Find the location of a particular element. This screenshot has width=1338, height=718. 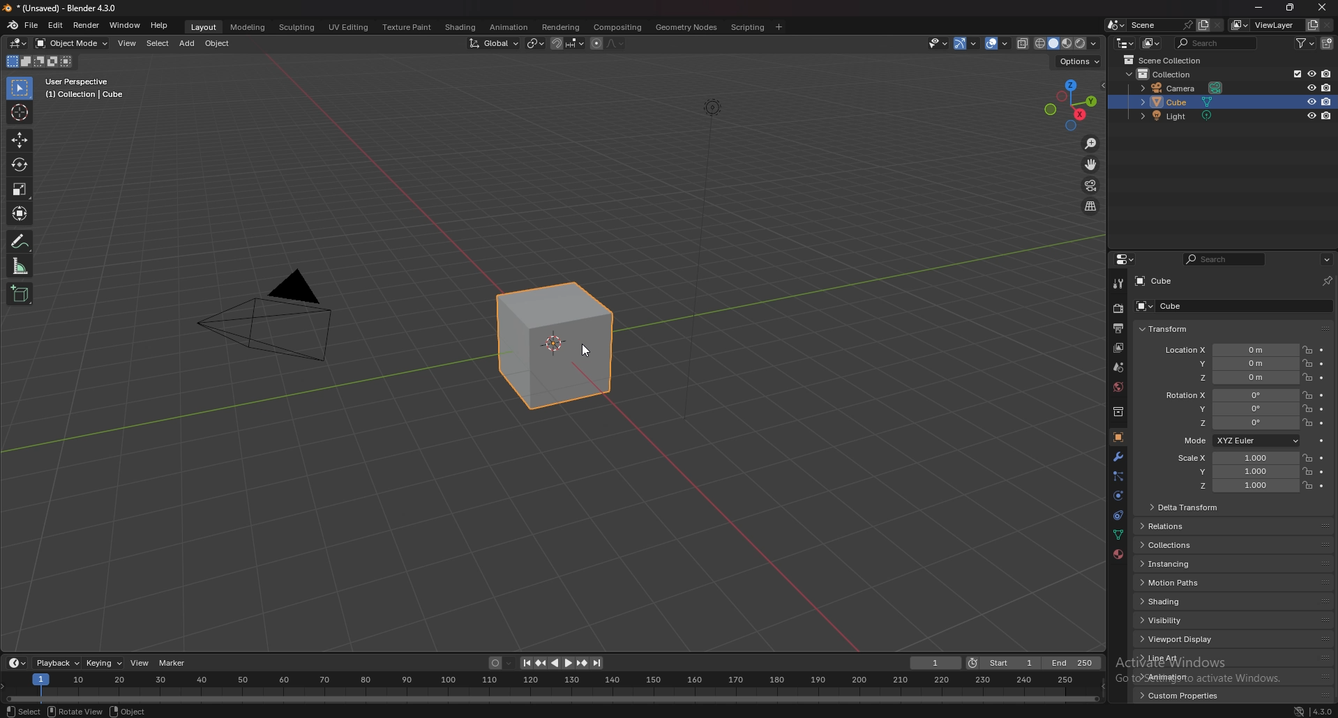

layout is located at coordinates (204, 27).